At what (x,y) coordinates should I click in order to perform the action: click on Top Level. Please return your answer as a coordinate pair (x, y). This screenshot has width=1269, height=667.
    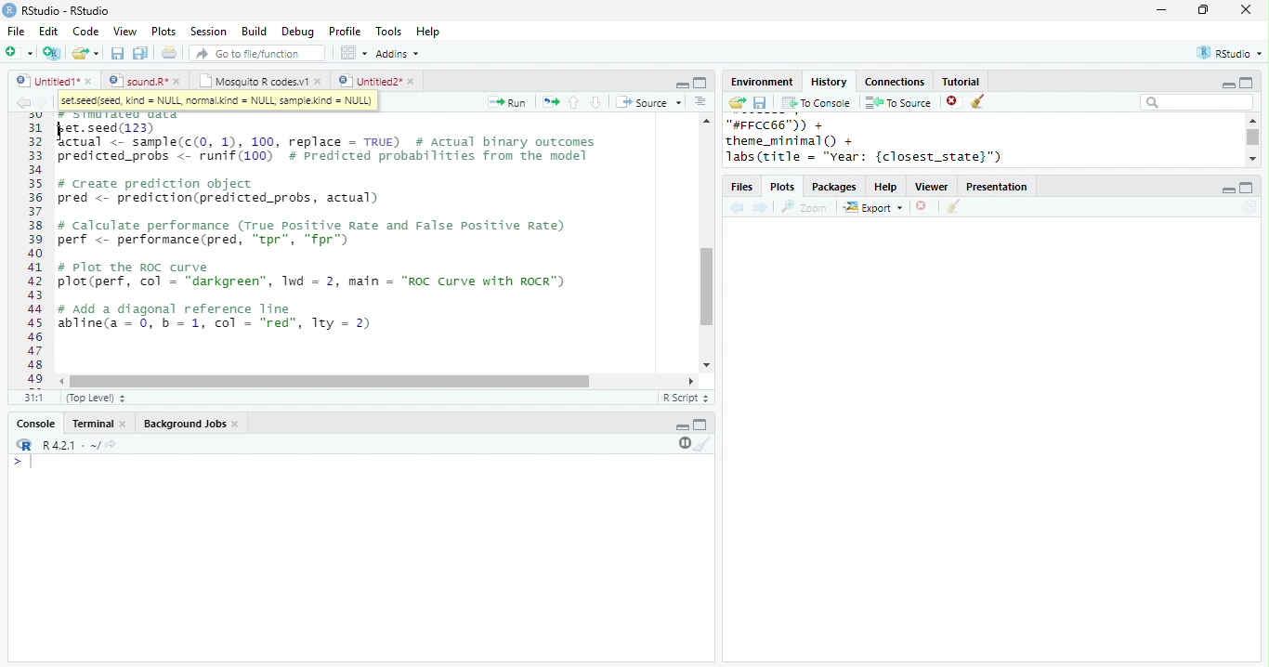
    Looking at the image, I should click on (98, 398).